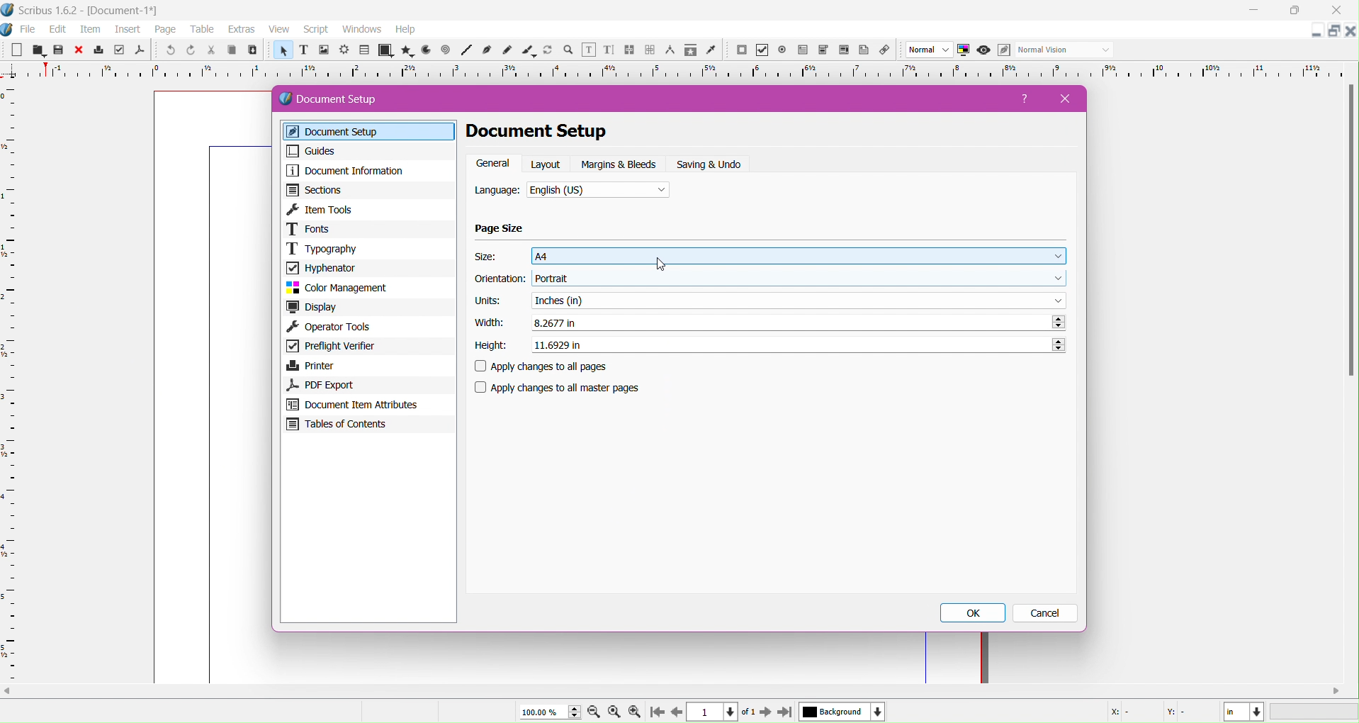 This screenshot has height=723, width=1359. What do you see at coordinates (842, 712) in the screenshot?
I see `background` at bounding box center [842, 712].